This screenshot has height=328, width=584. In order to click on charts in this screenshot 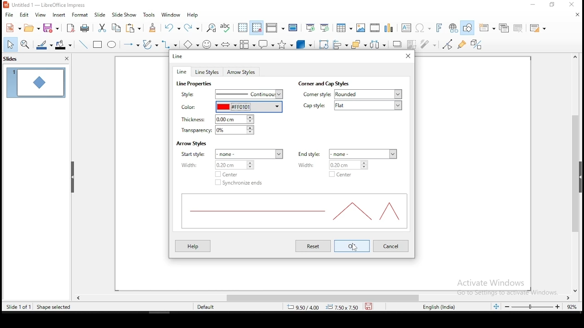, I will do `click(391, 27)`.